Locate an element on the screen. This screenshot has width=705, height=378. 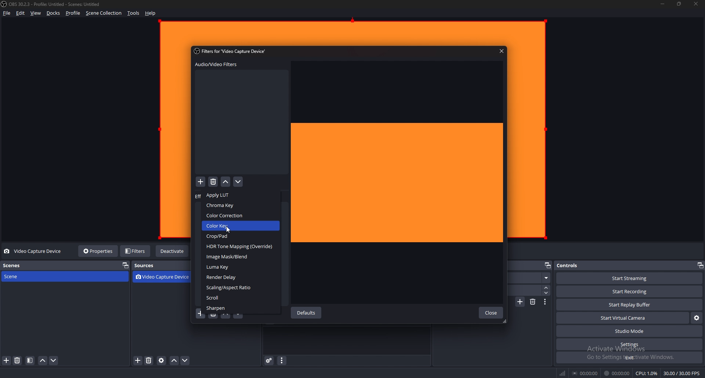
scene collection is located at coordinates (104, 13).